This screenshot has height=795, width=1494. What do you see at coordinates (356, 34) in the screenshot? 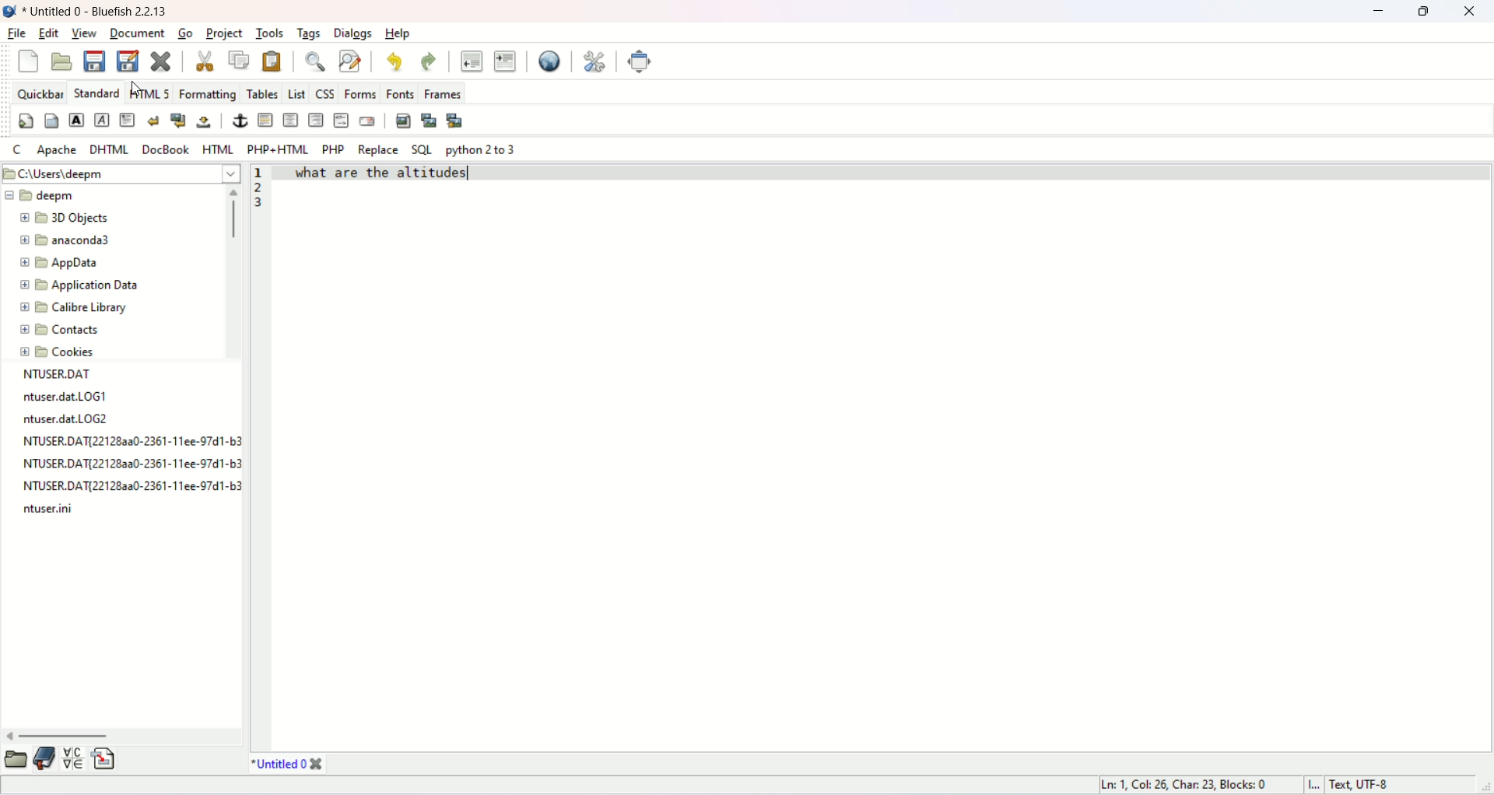
I see `dialogs` at bounding box center [356, 34].